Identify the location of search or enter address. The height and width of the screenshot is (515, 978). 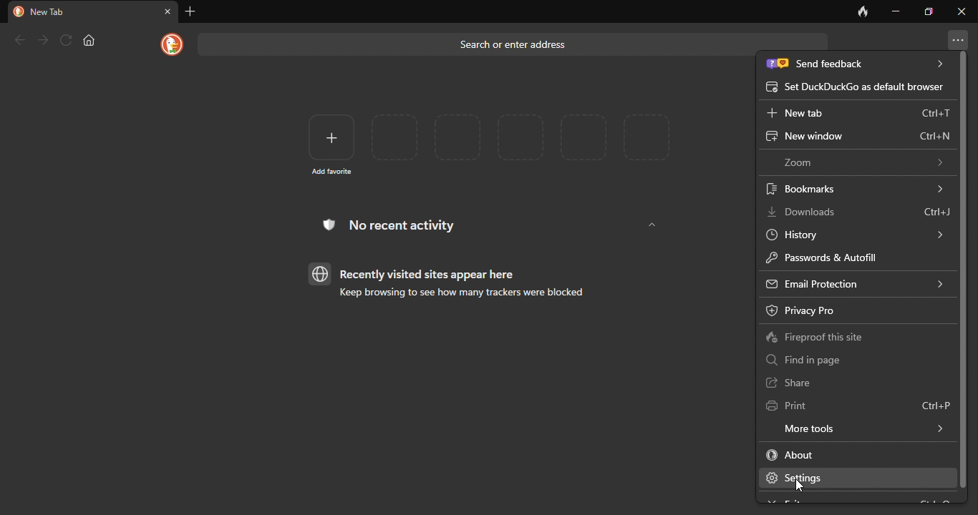
(472, 43).